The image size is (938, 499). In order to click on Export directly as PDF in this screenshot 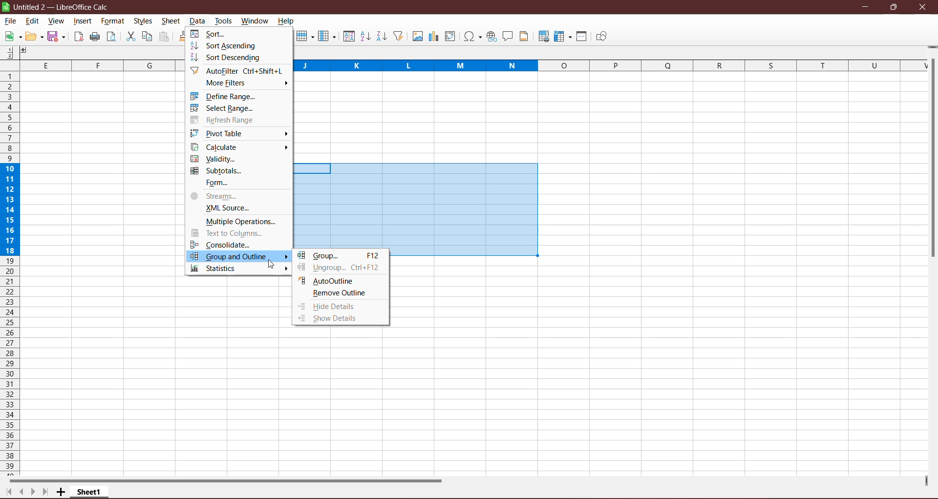, I will do `click(78, 38)`.